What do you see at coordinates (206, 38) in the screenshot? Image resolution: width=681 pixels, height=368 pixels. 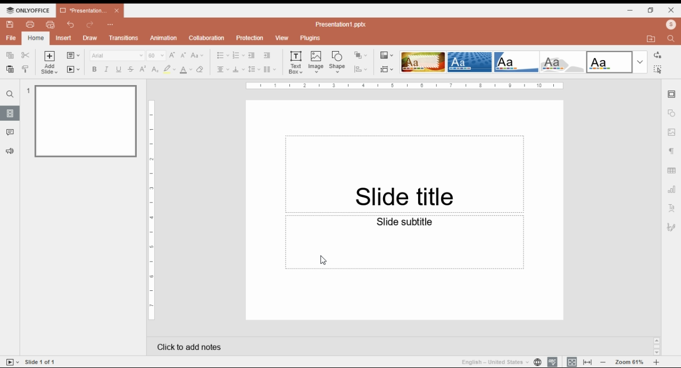 I see `collaboration` at bounding box center [206, 38].